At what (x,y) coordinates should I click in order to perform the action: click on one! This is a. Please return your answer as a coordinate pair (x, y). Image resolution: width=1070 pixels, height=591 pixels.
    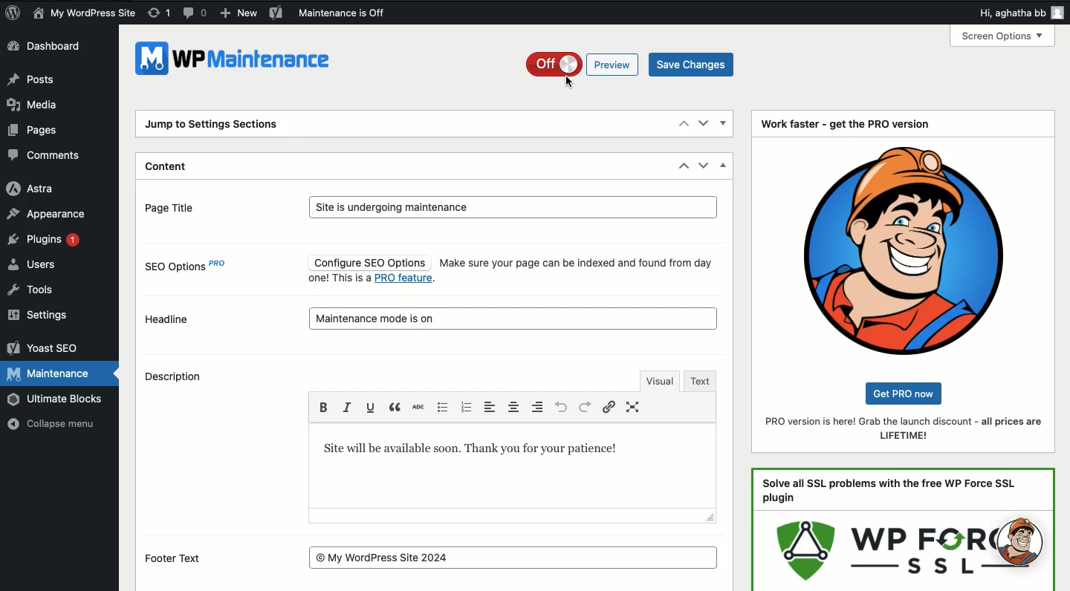
    Looking at the image, I should click on (339, 278).